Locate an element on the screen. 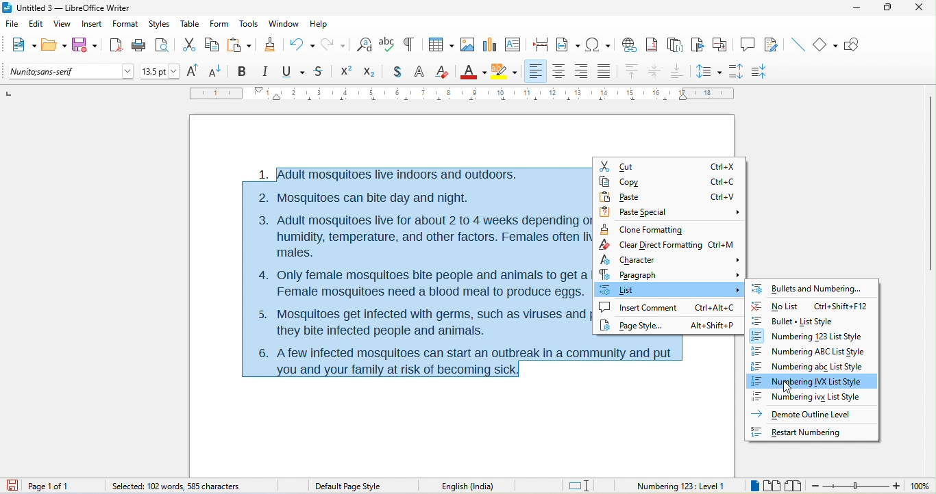  numbering ivx list style is located at coordinates (813, 382).